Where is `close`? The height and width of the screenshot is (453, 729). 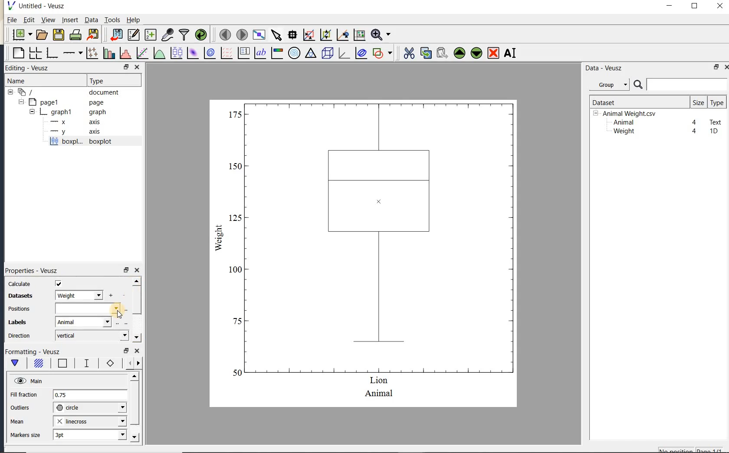 close is located at coordinates (137, 271).